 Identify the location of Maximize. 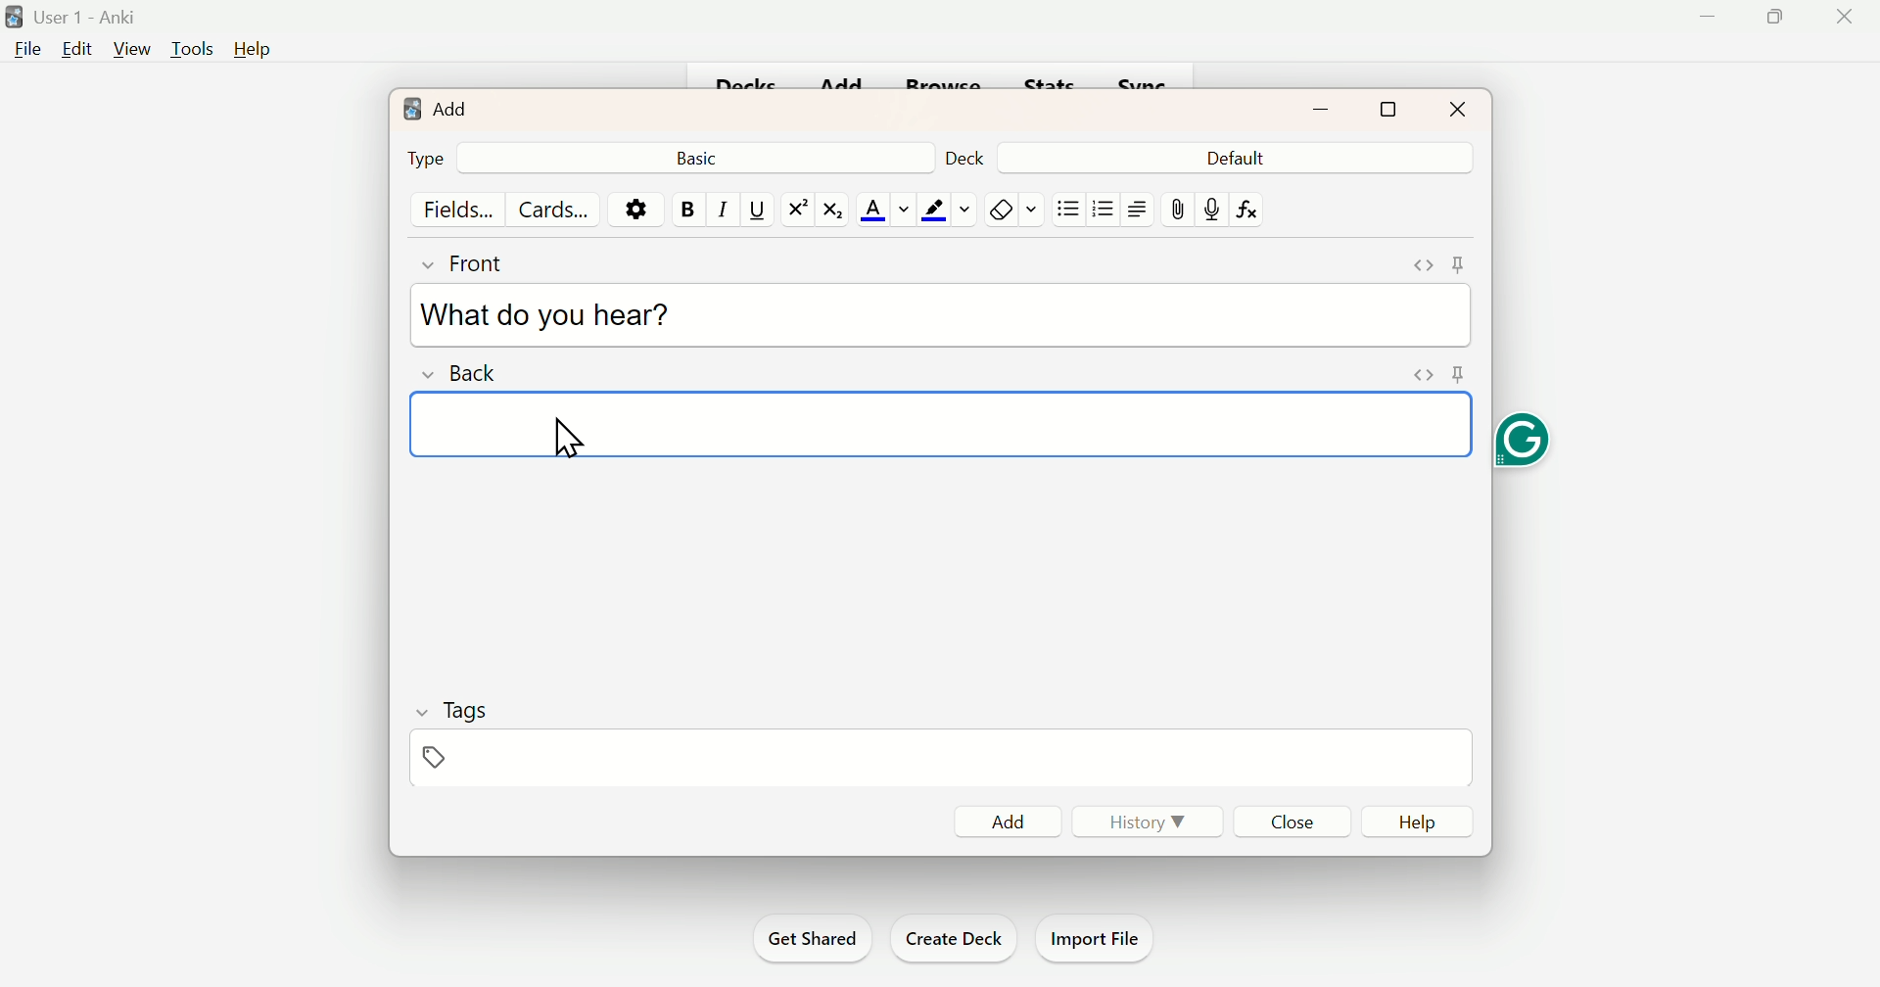
(1780, 19).